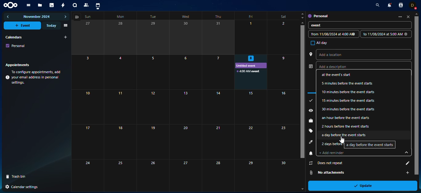 This screenshot has height=193, width=421. What do you see at coordinates (338, 67) in the screenshot?
I see `description` at bounding box center [338, 67].